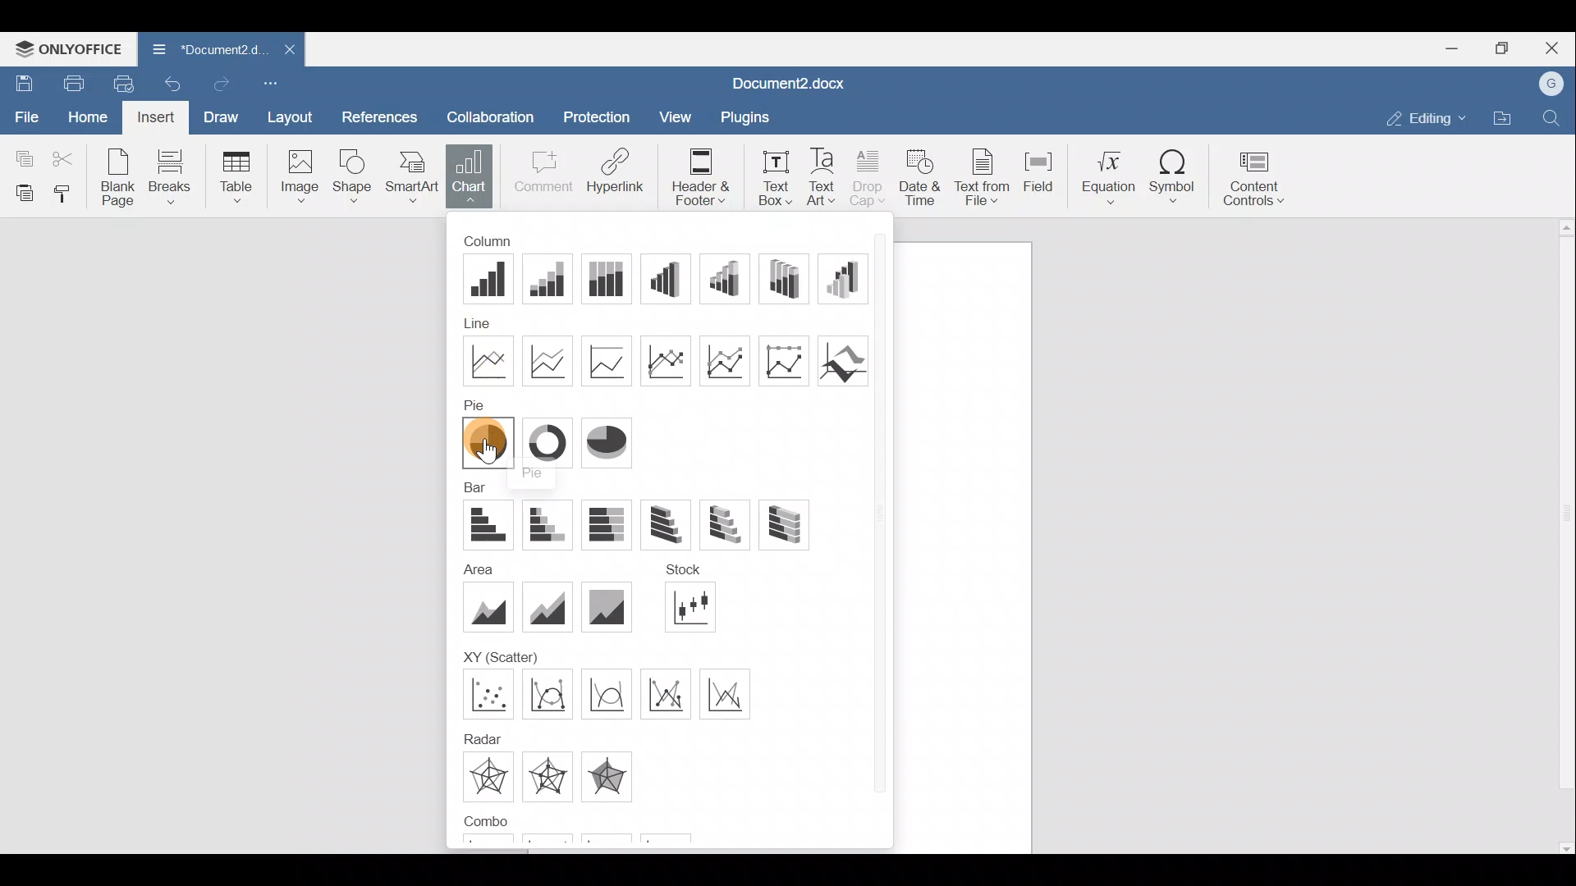 The height and width of the screenshot is (886, 1576). Describe the element at coordinates (788, 523) in the screenshot. I see `3-D 100% stacked bar` at that location.